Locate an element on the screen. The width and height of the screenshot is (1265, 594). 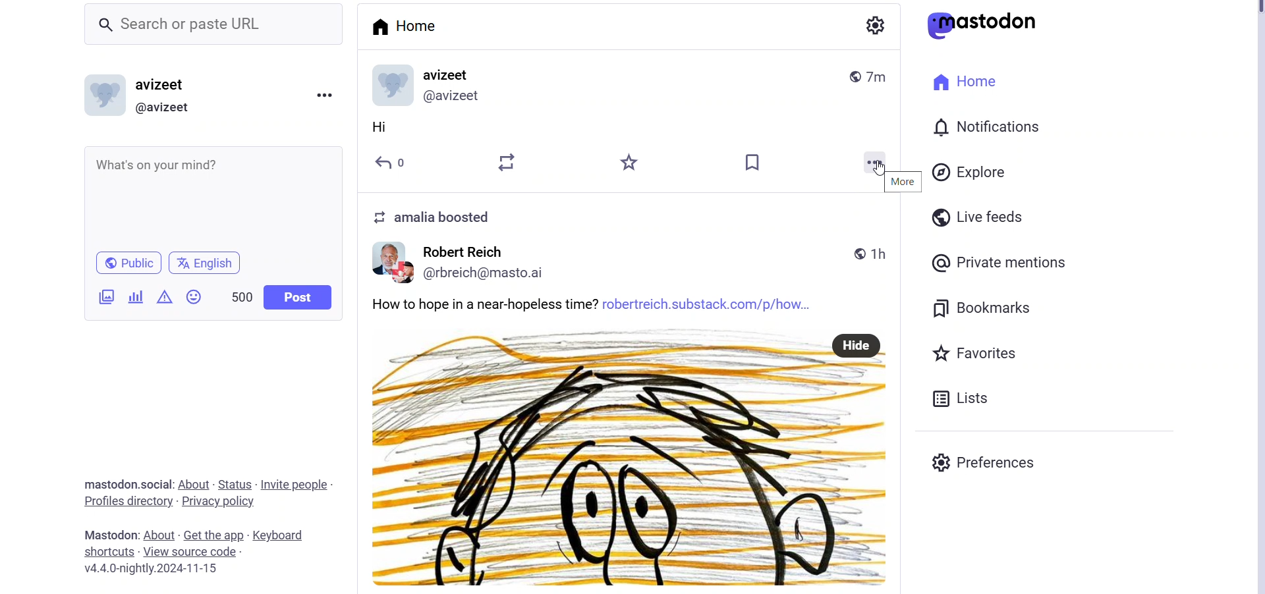
Search bar is located at coordinates (218, 28).